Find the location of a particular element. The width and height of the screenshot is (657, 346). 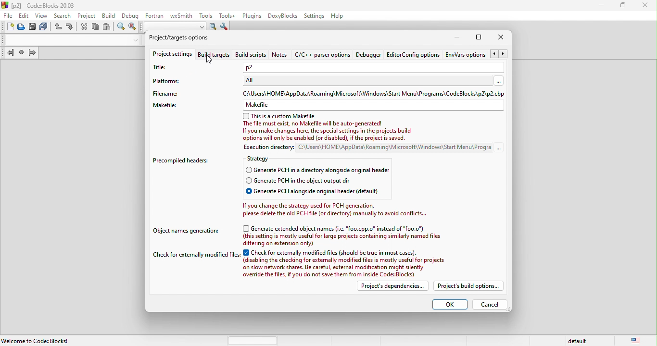

editor config option is located at coordinates (411, 55).